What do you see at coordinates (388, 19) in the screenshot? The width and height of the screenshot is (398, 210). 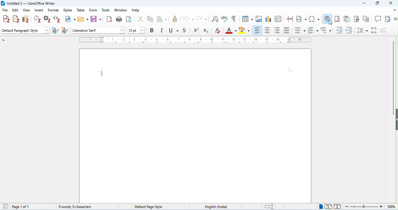 I see `show track changes function` at bounding box center [388, 19].